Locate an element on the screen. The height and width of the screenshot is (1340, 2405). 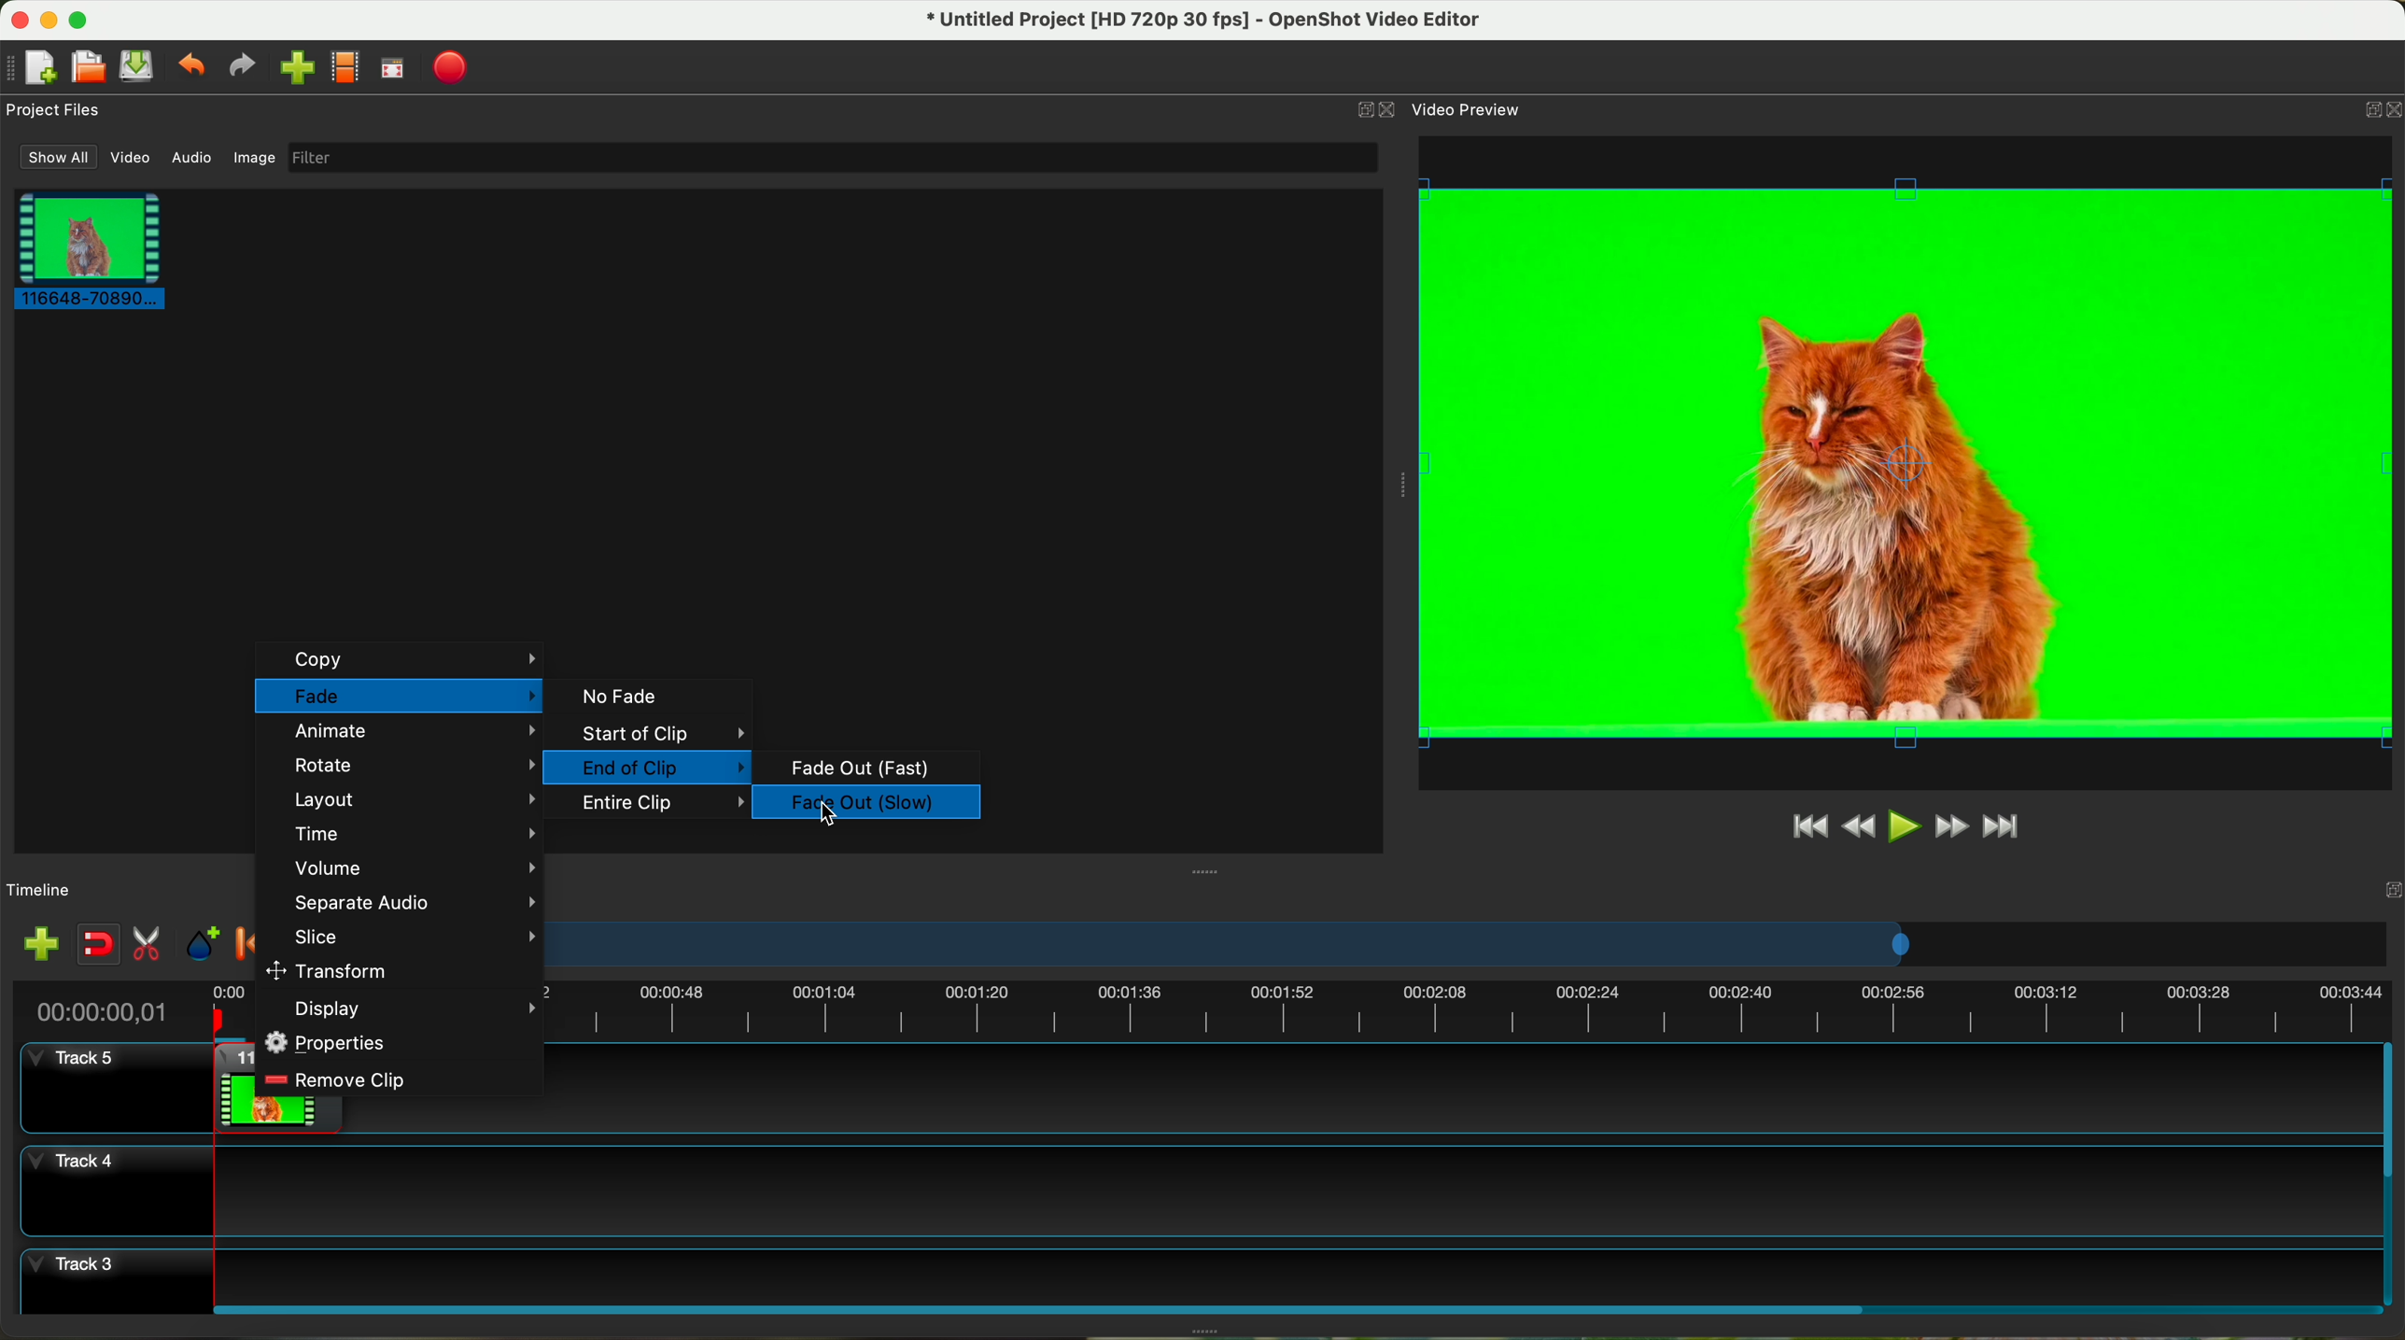
separate audio is located at coordinates (412, 902).